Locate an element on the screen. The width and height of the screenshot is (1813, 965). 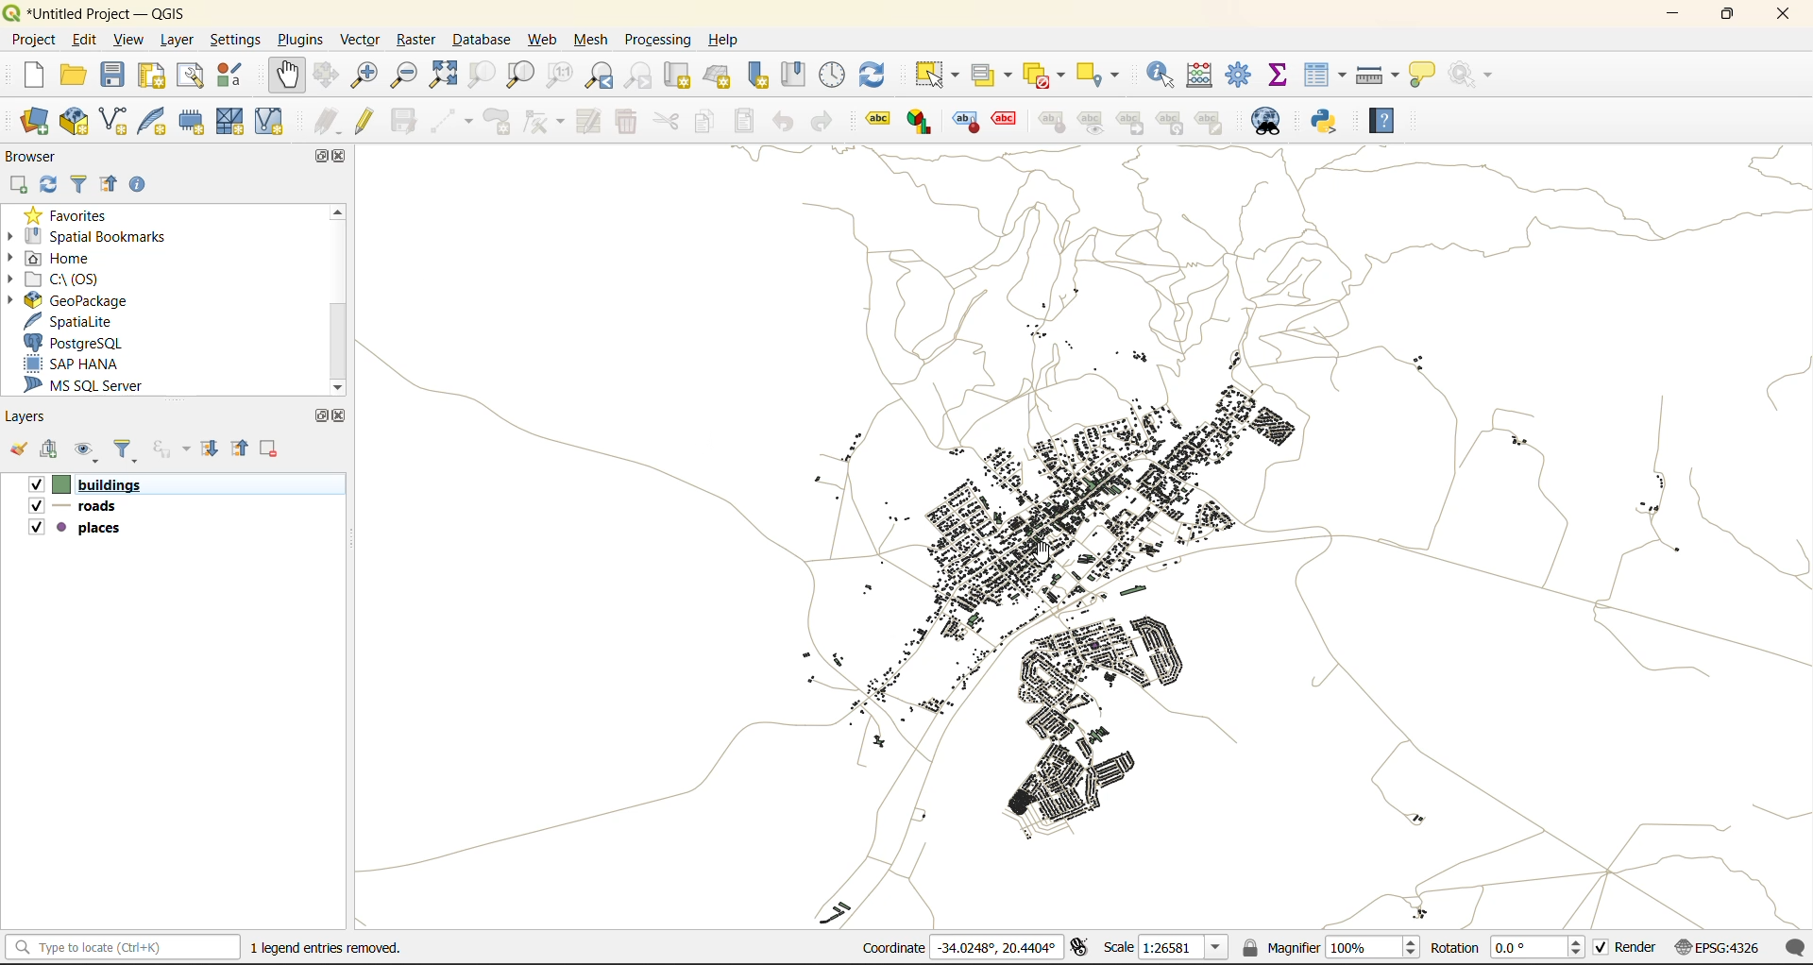
geopackage is located at coordinates (95, 299).